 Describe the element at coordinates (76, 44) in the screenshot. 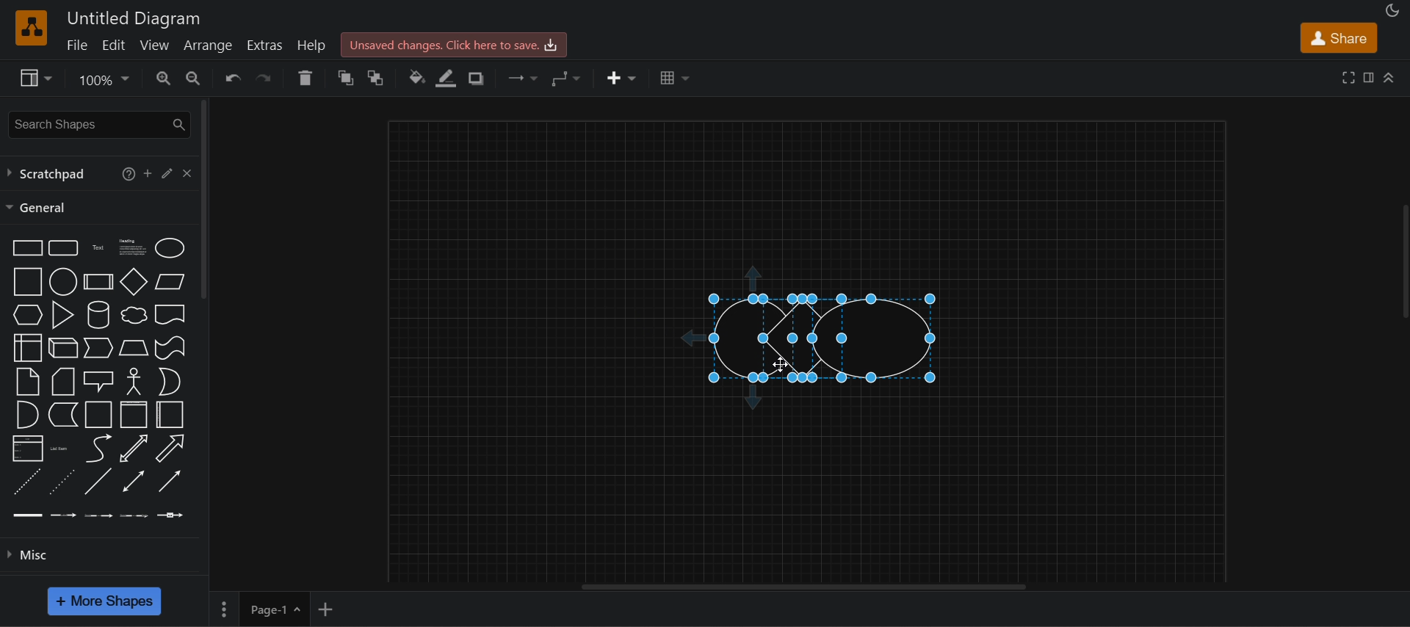

I see `file` at that location.